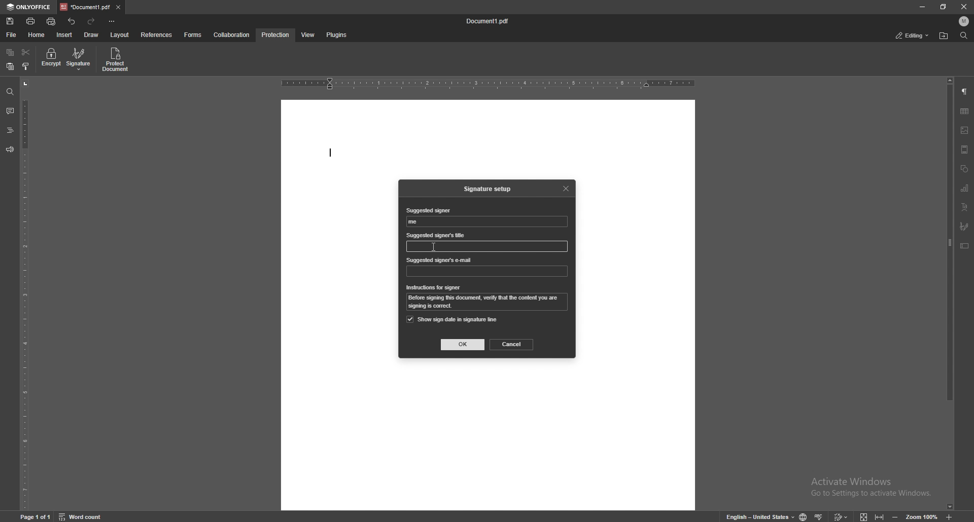  I want to click on shapes, so click(964, 169).